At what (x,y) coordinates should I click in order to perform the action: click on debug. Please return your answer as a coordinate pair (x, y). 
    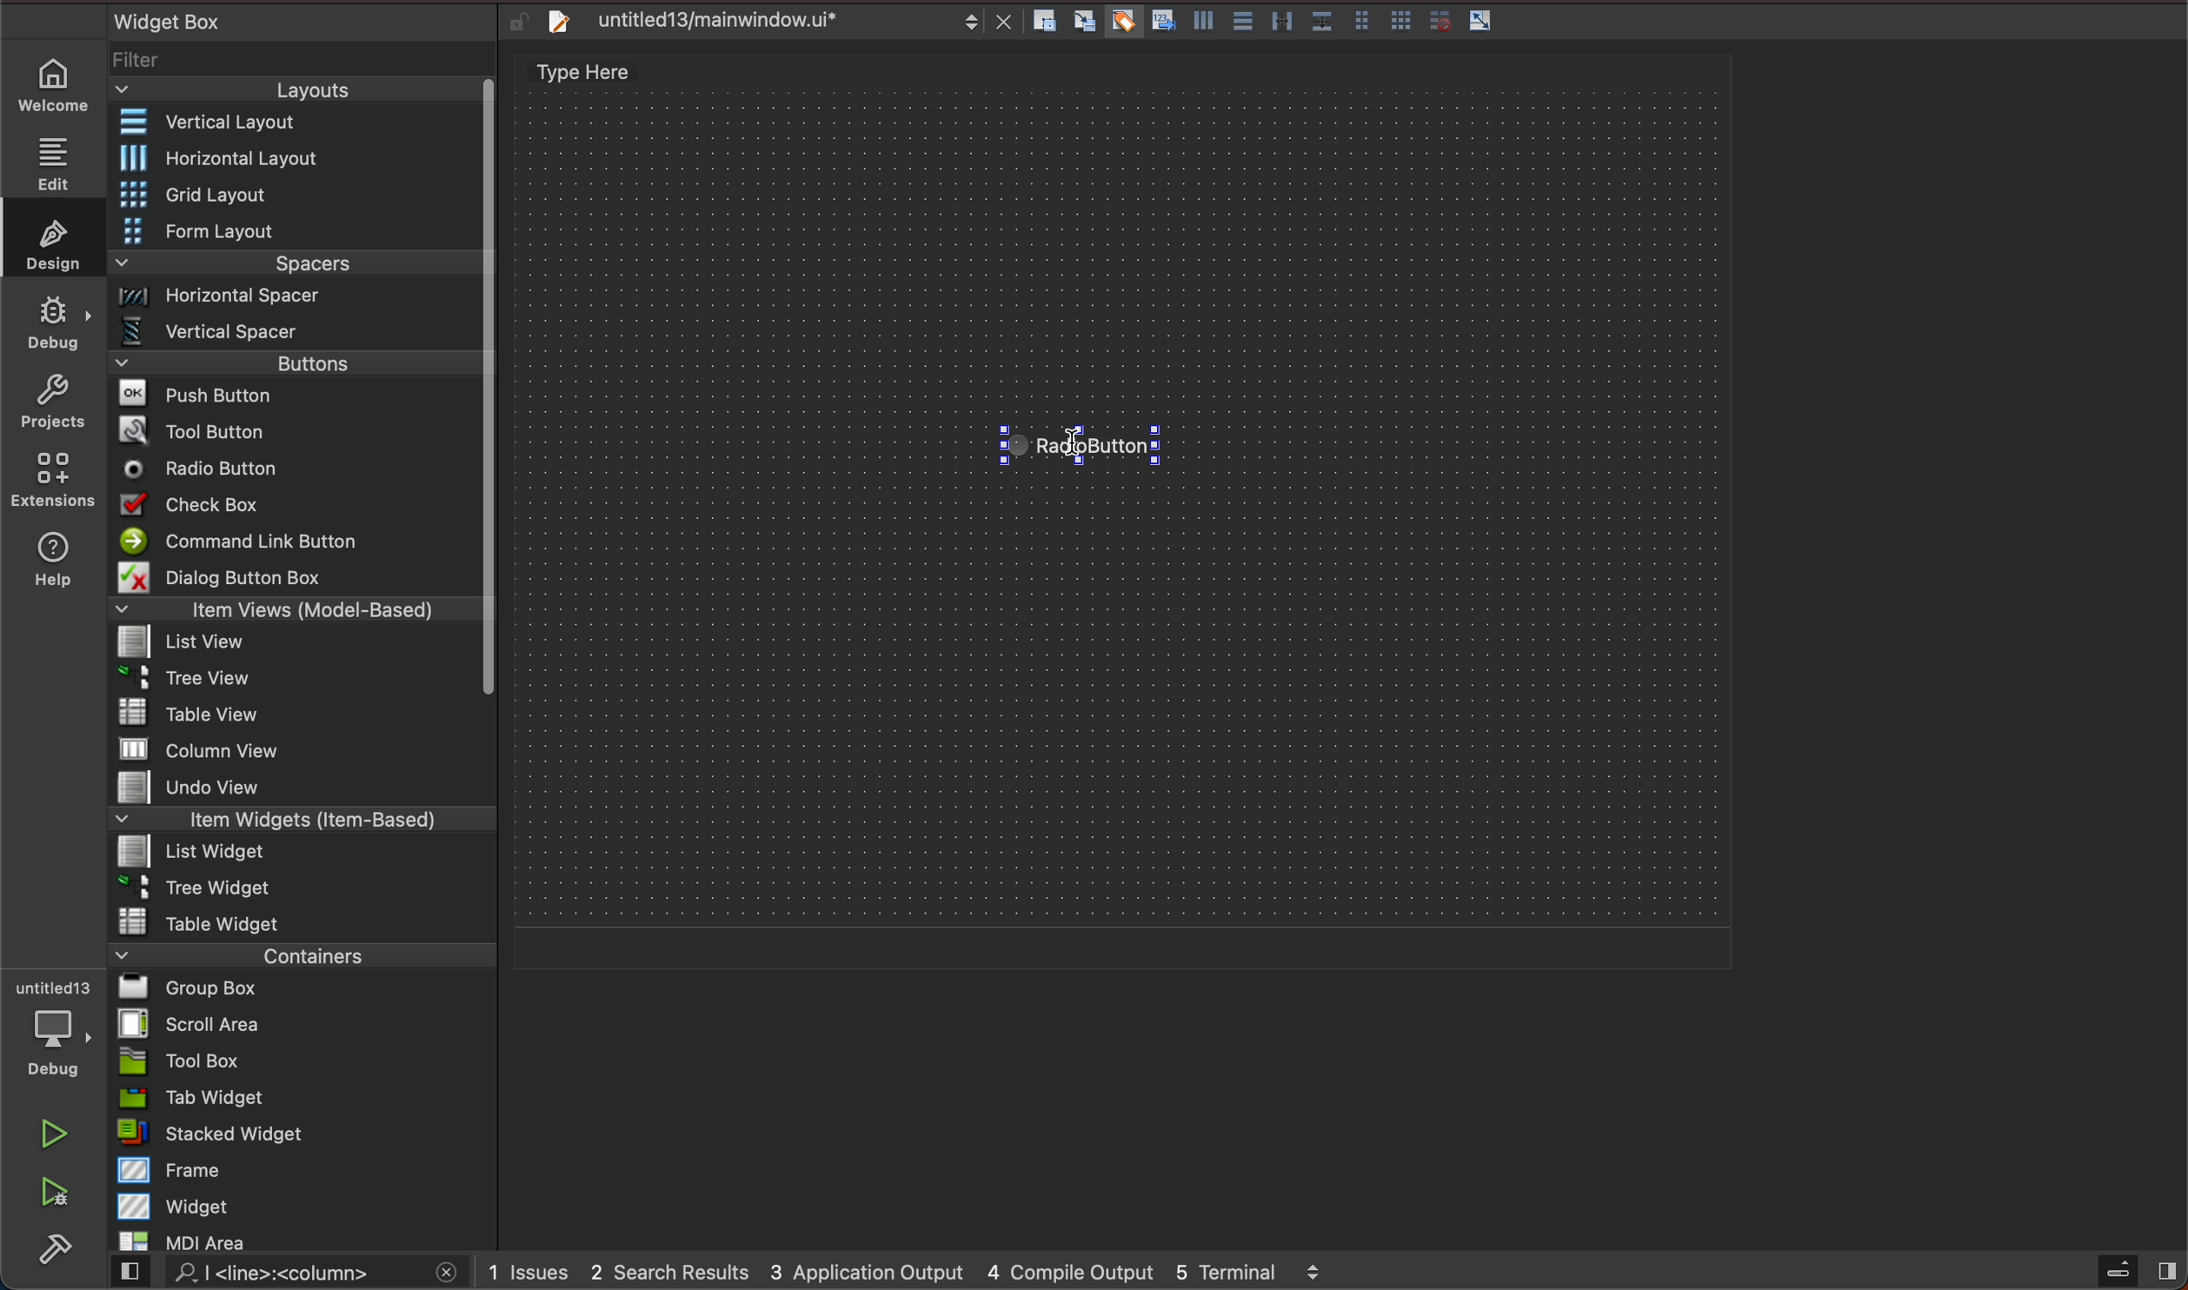
    Looking at the image, I should click on (63, 1030).